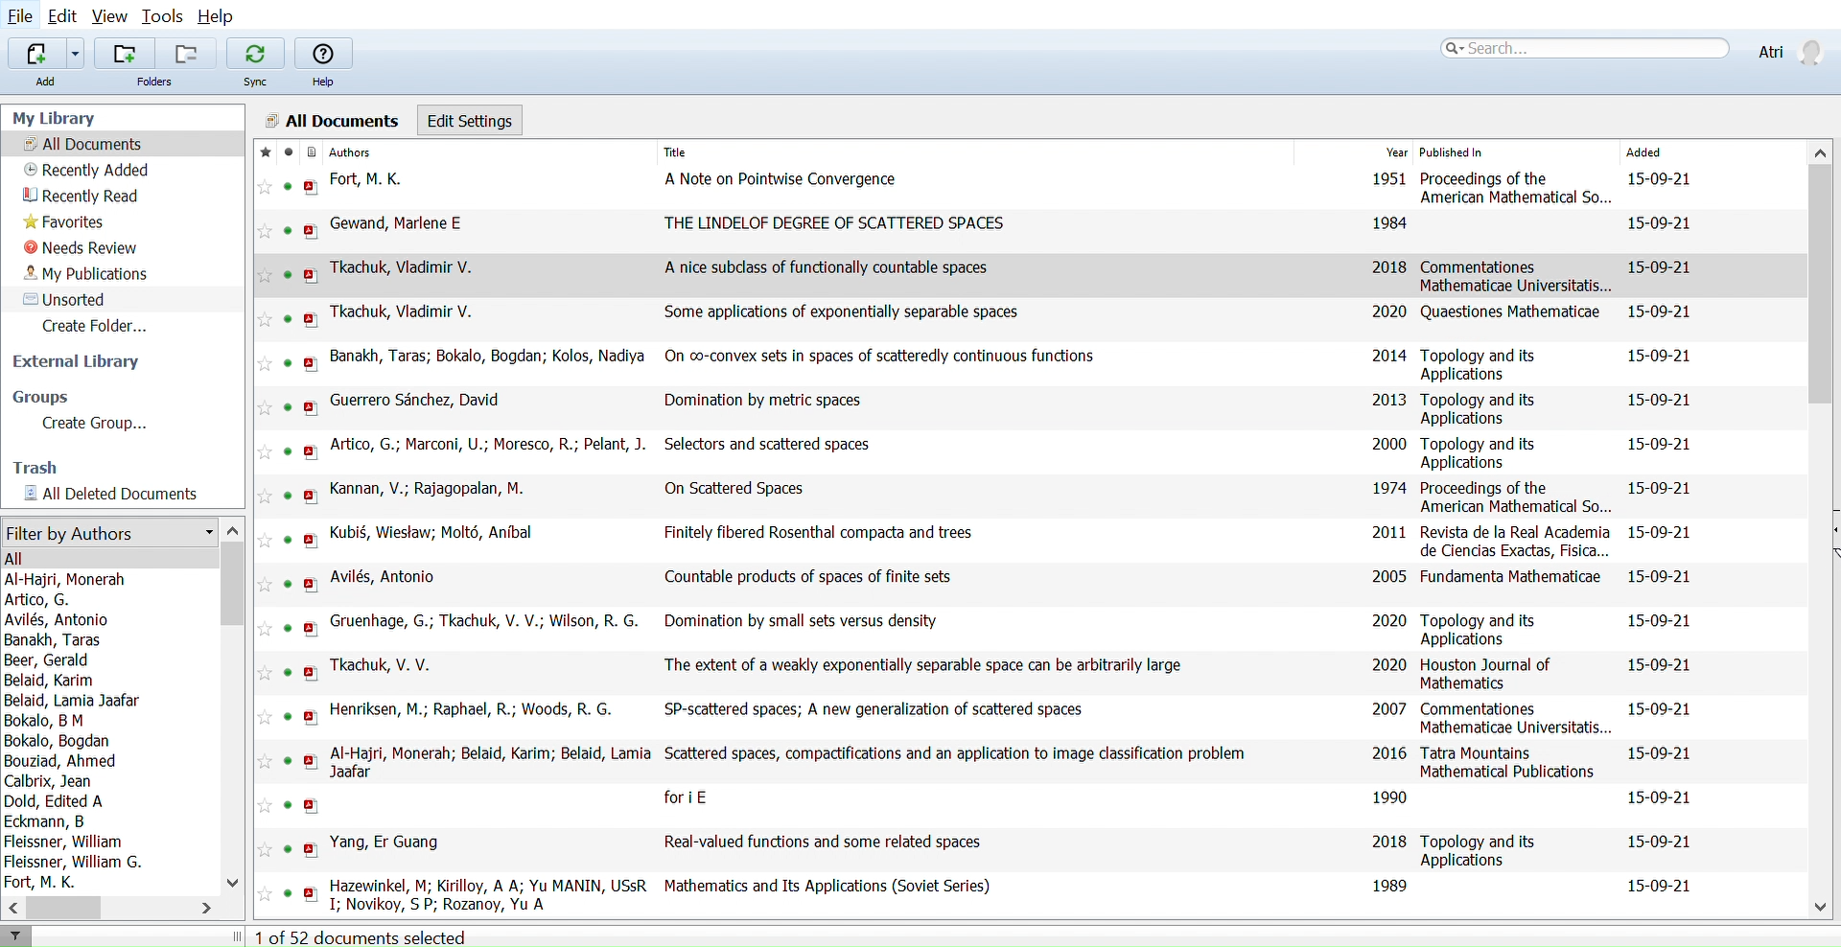  I want to click on Bouziad, Ahmed, so click(62, 762).